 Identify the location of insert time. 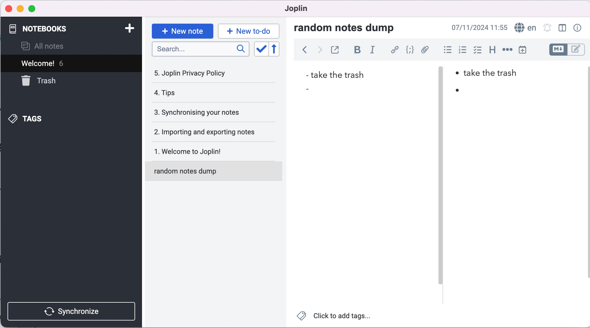
(526, 50).